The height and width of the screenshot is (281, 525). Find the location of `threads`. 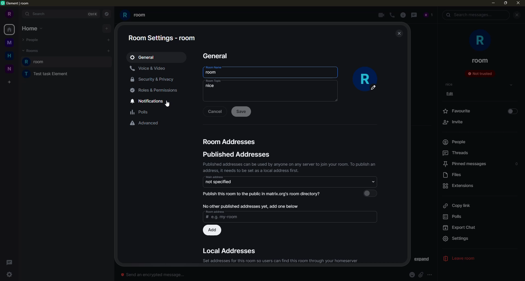

threads is located at coordinates (456, 153).